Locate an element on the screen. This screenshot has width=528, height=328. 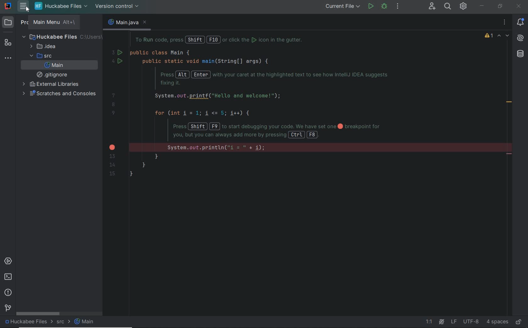
notifications is located at coordinates (521, 23).